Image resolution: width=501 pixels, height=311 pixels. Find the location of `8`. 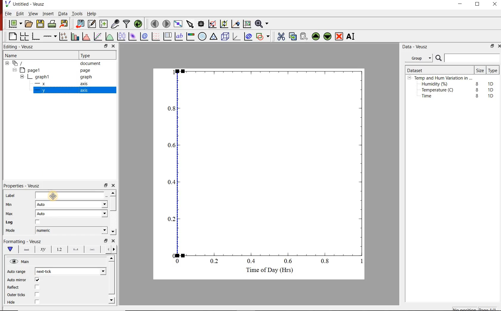

8 is located at coordinates (476, 89).